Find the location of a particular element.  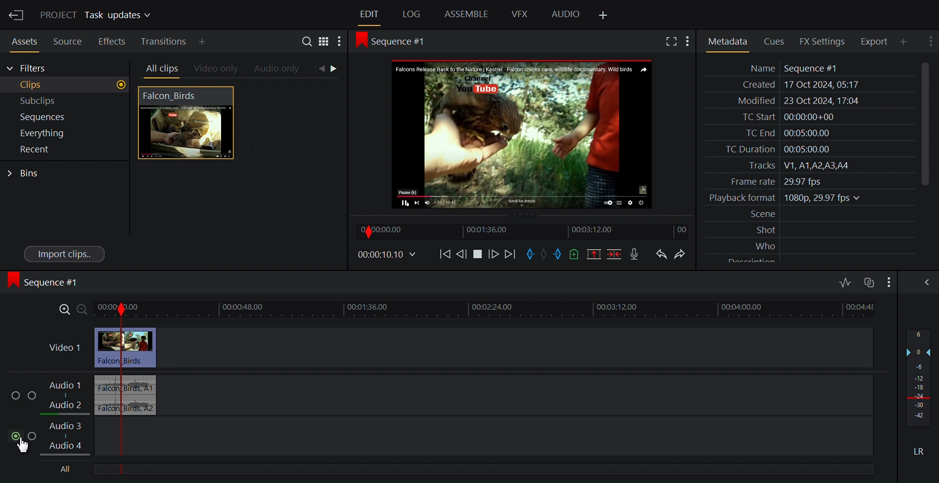

Show recent in the current project is located at coordinates (64, 150).